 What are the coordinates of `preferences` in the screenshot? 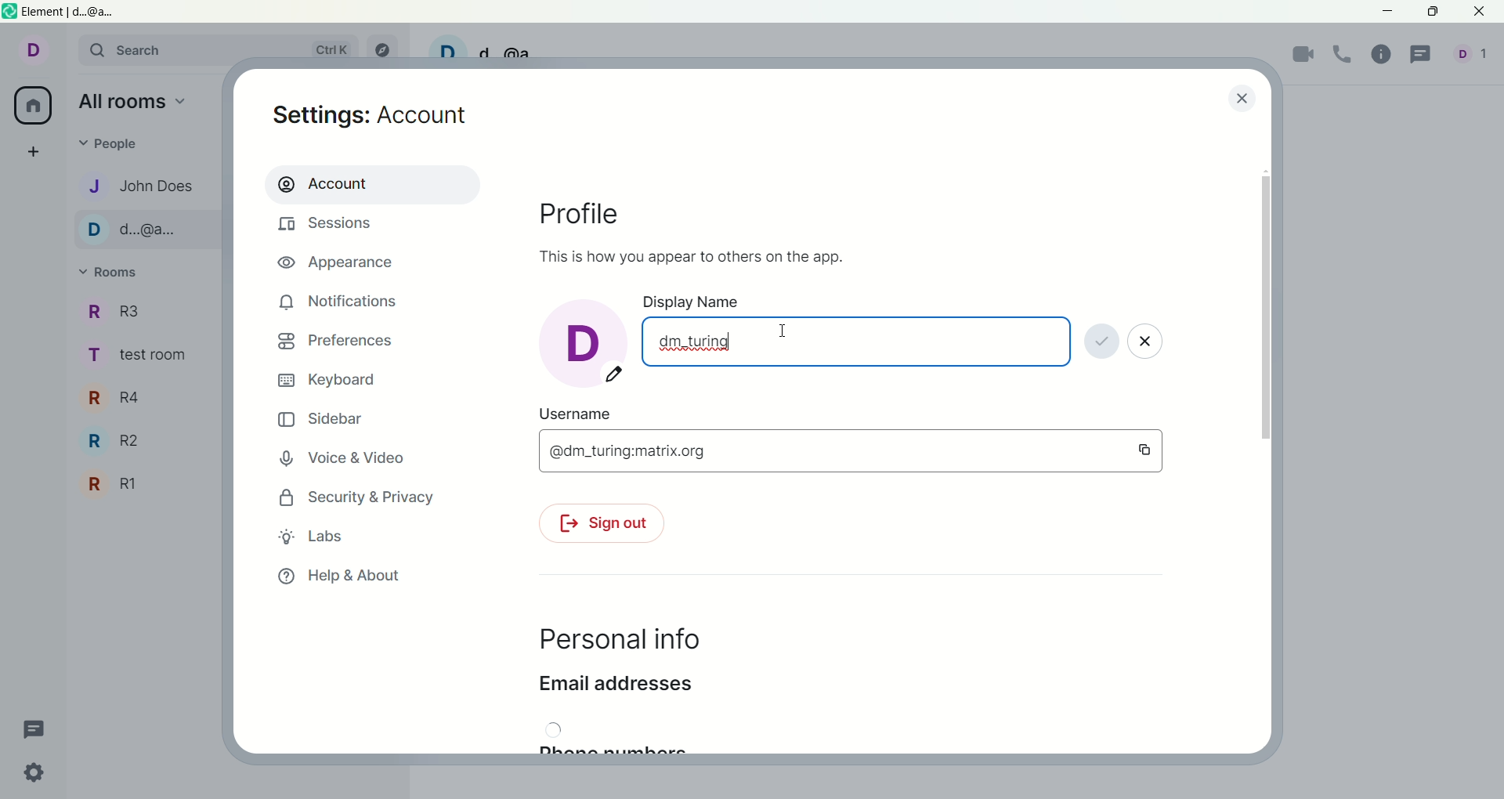 It's located at (335, 344).